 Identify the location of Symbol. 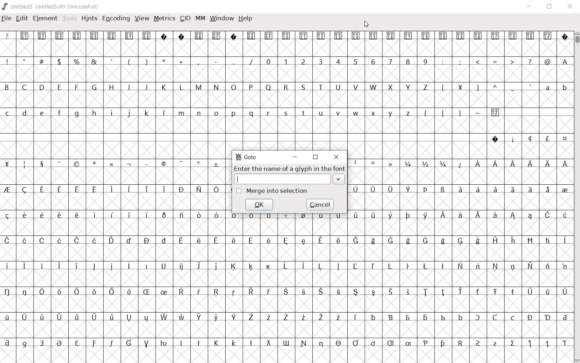
(548, 164).